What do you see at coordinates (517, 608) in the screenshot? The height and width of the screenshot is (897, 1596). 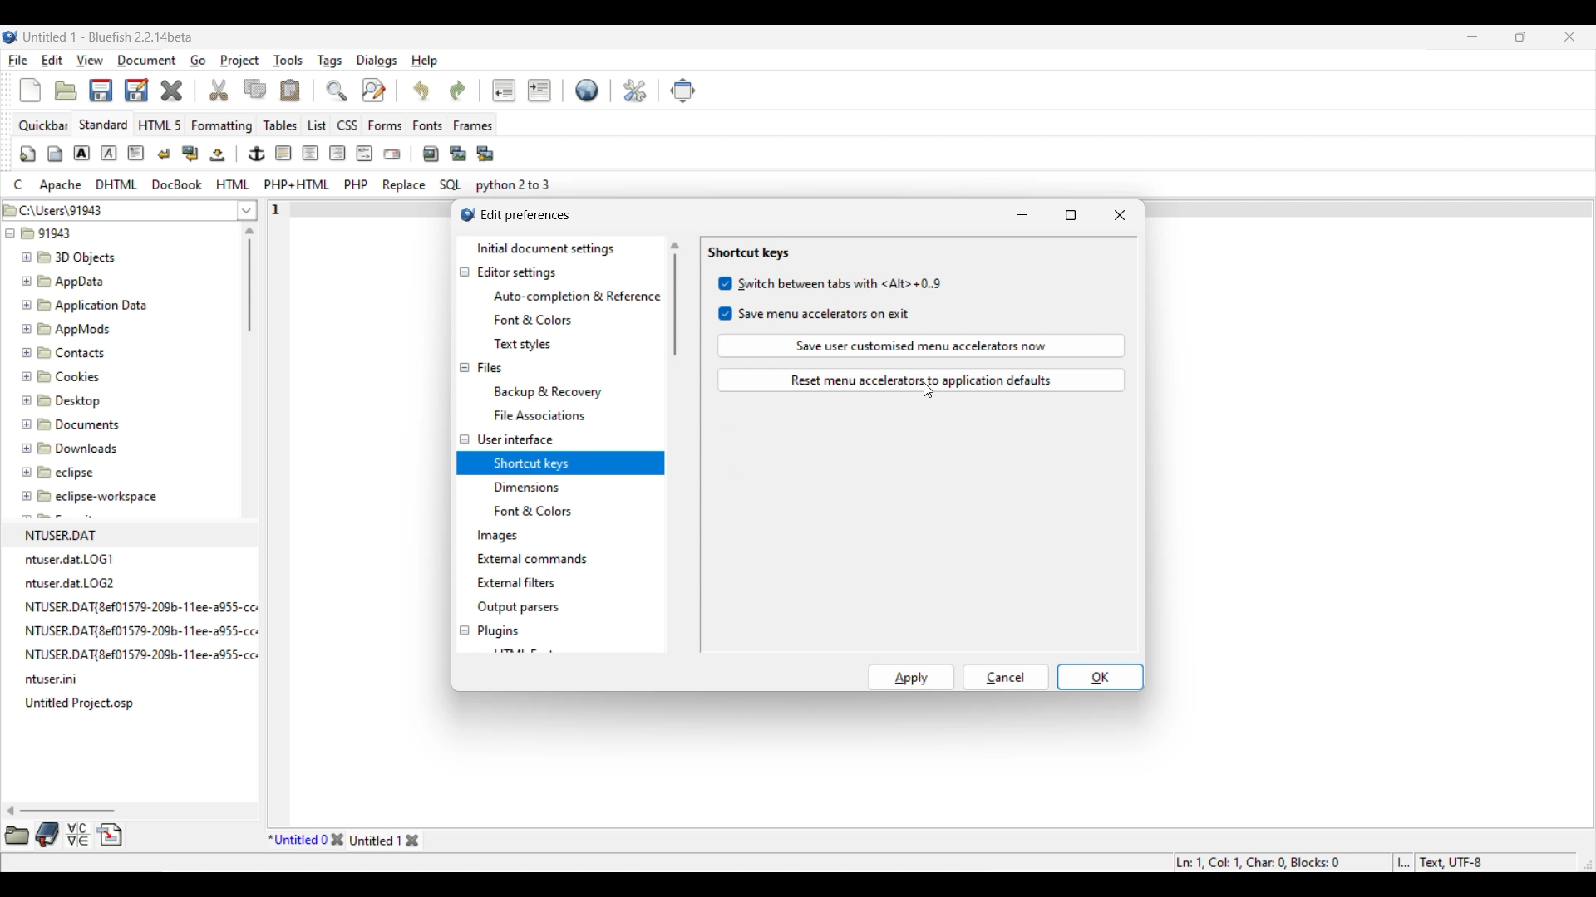 I see `Output parsers` at bounding box center [517, 608].